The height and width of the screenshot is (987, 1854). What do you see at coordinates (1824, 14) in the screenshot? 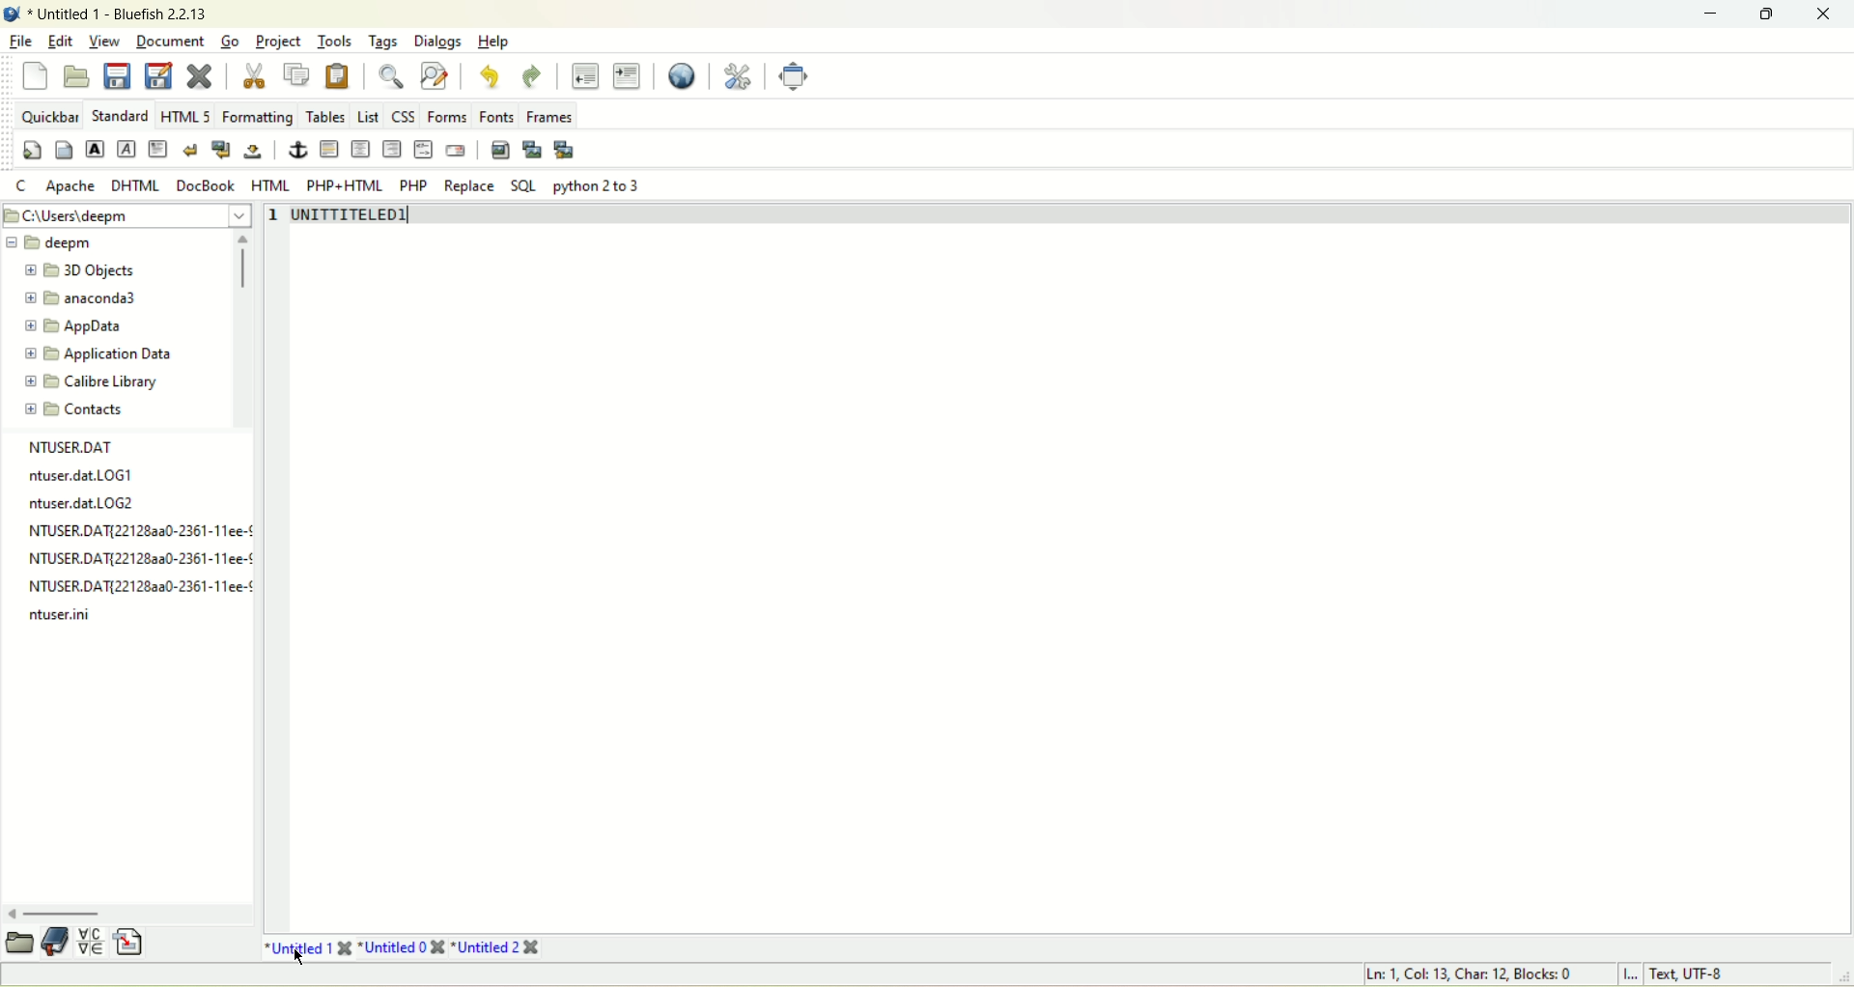
I see `close` at bounding box center [1824, 14].